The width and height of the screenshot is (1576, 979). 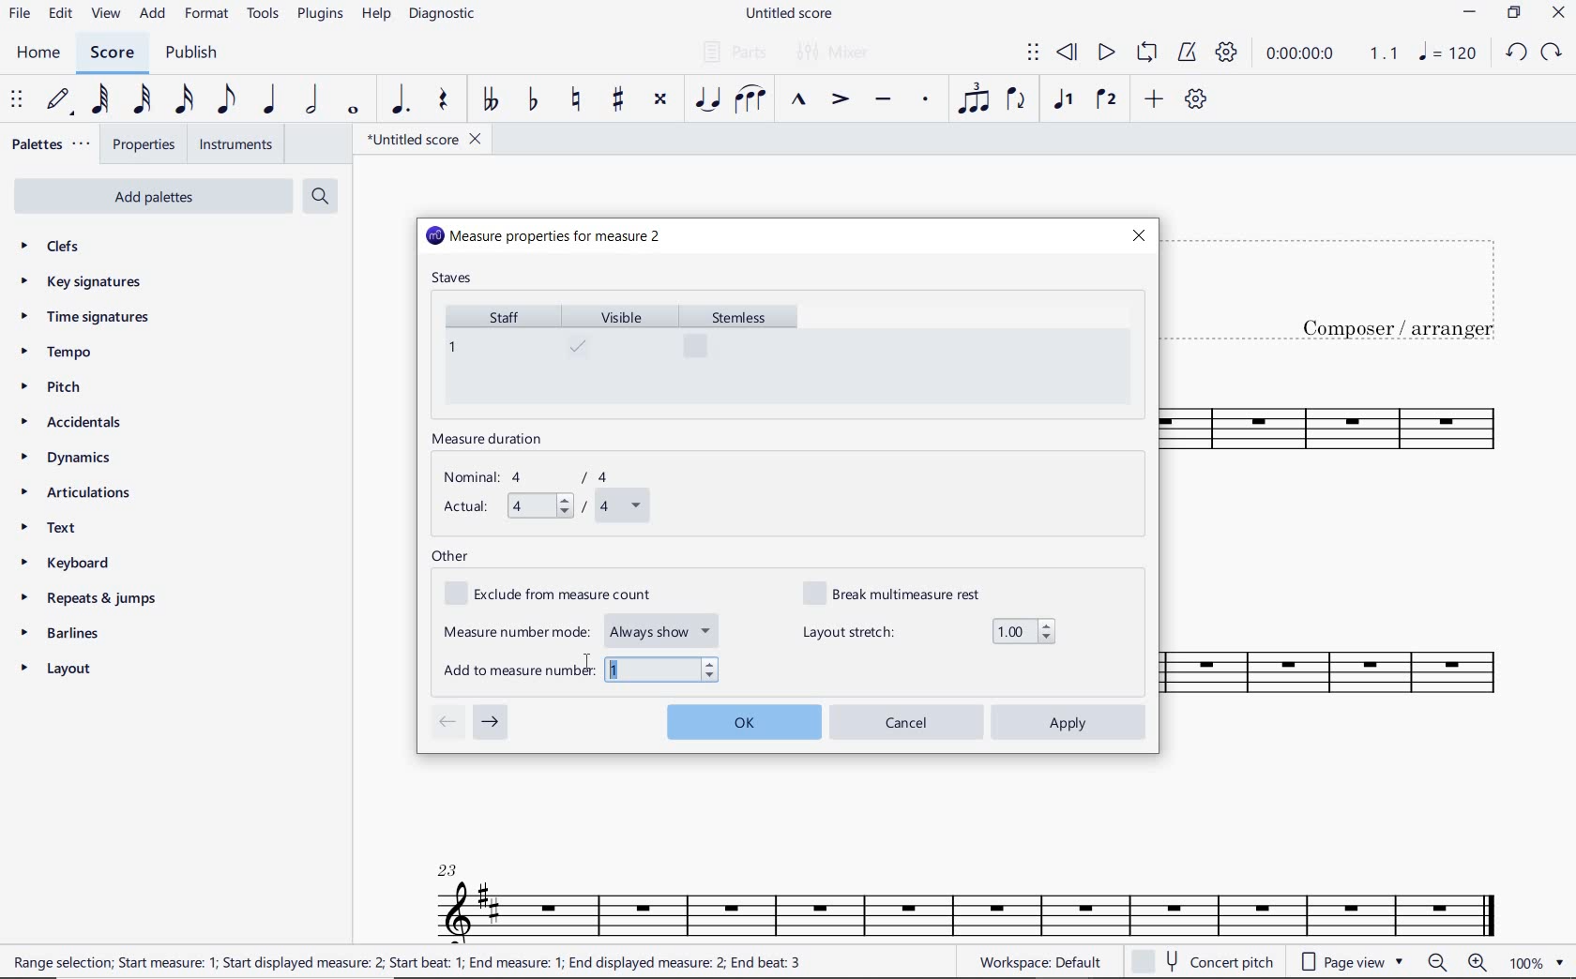 I want to click on SEARCH PALETTES, so click(x=323, y=197).